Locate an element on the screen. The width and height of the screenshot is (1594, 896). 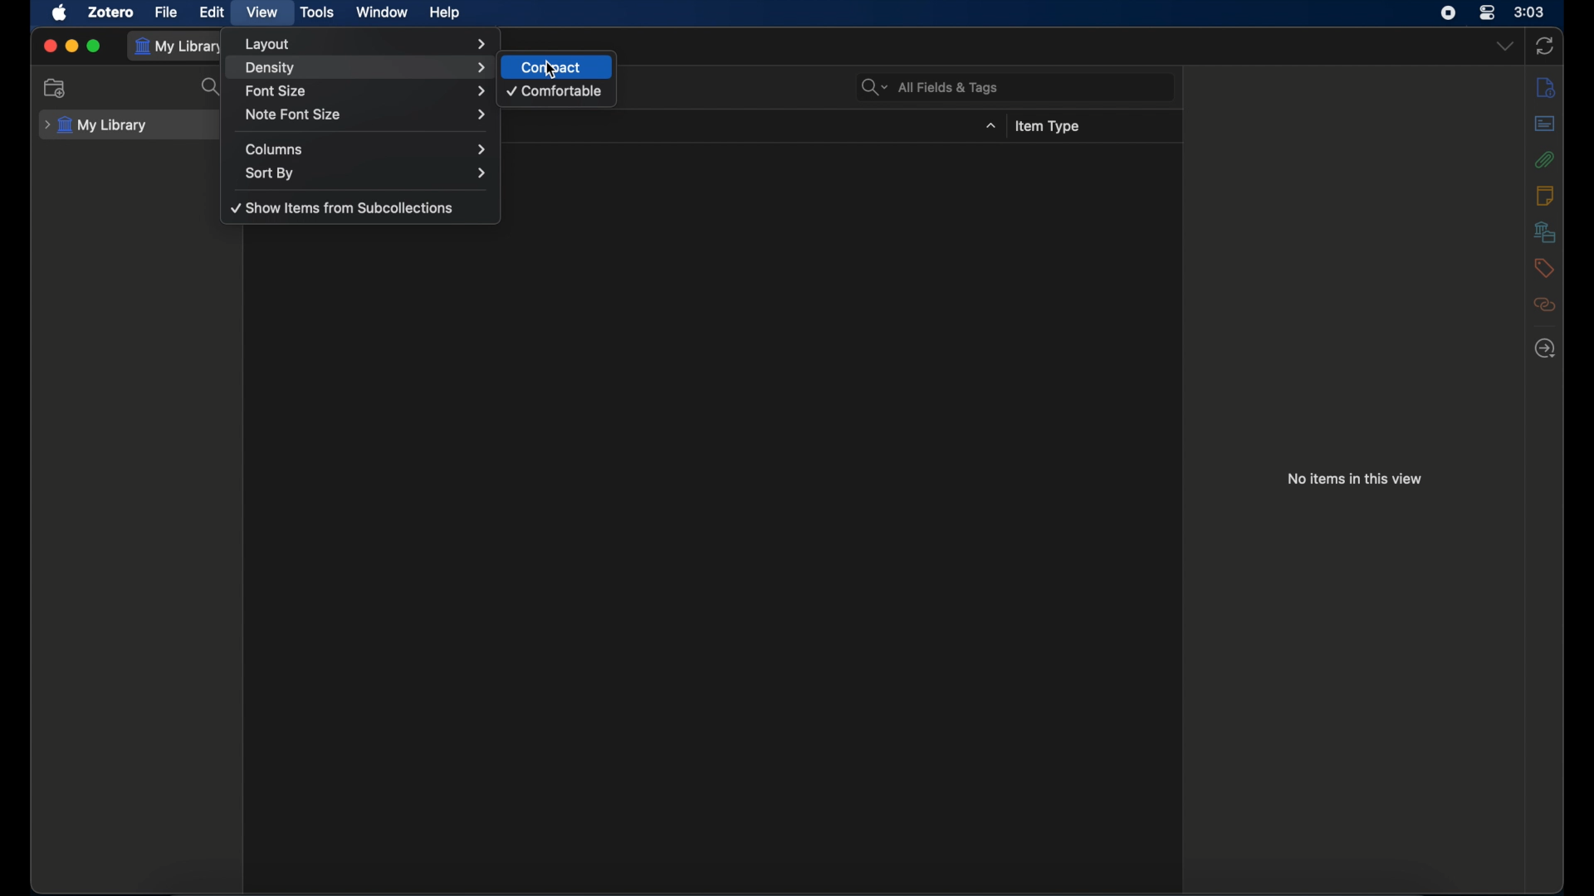
no items in this view is located at coordinates (1356, 478).